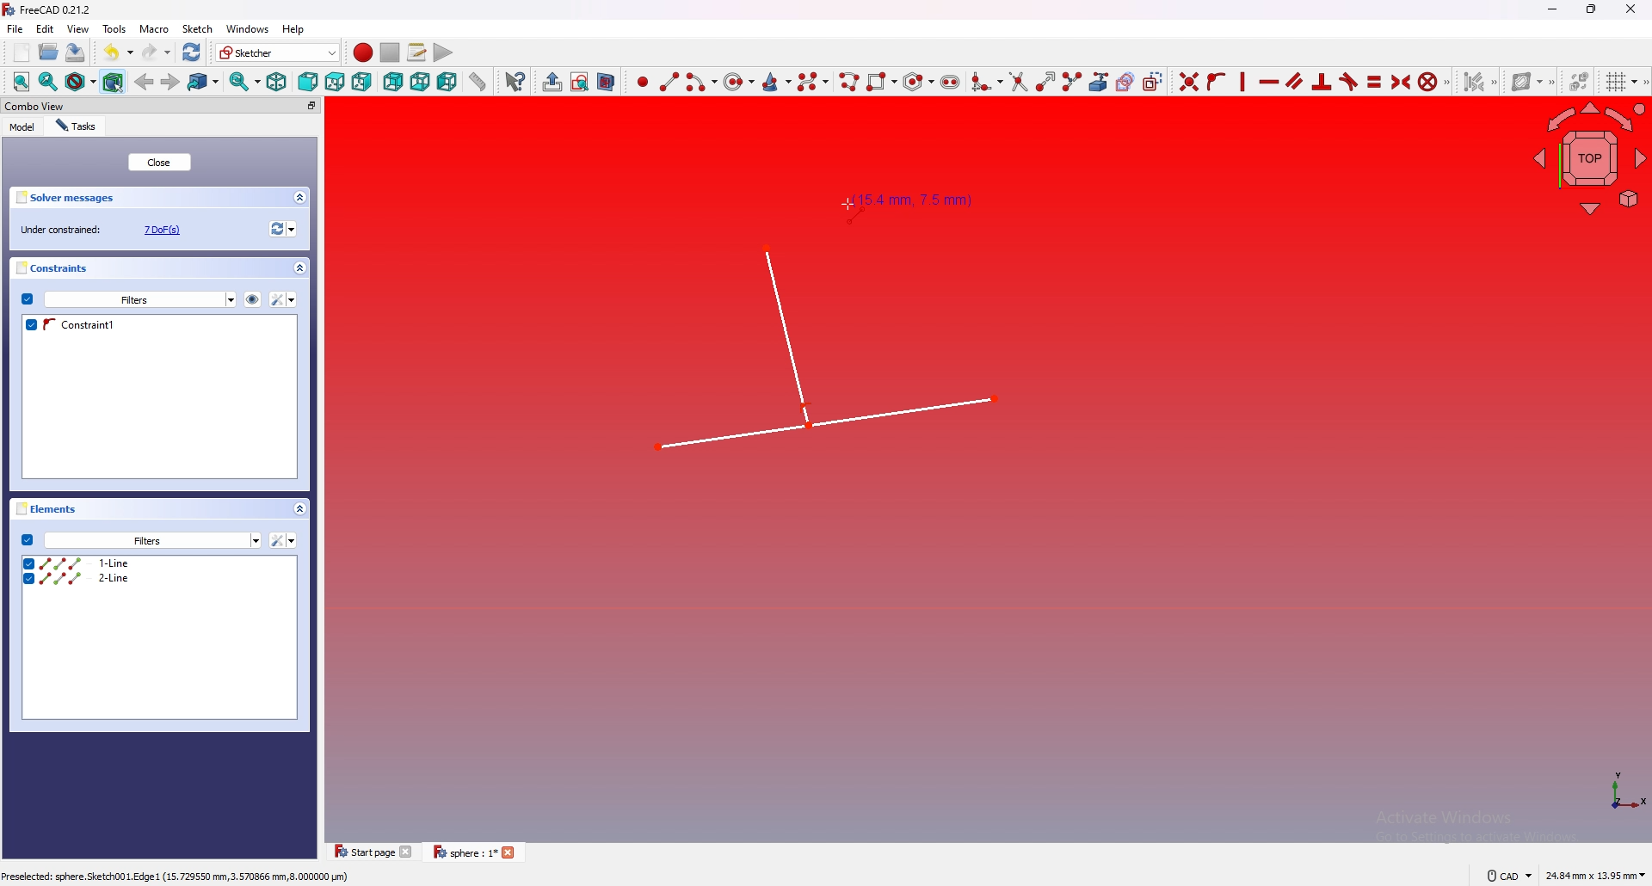 The height and width of the screenshot is (886, 1652). I want to click on Sketcher, so click(275, 52).